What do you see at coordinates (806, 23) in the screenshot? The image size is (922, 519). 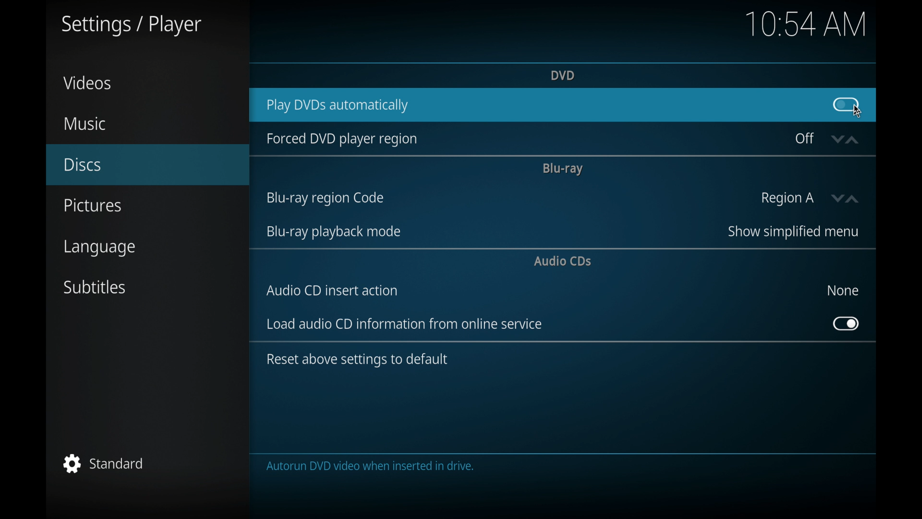 I see `10.54 am` at bounding box center [806, 23].